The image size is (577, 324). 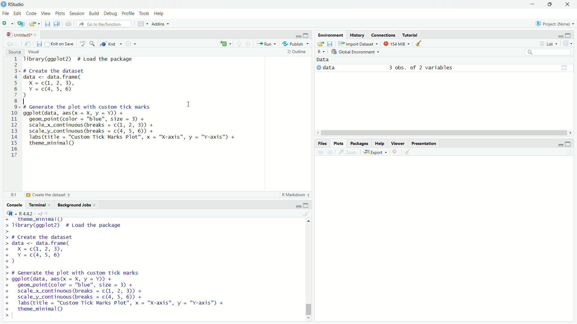 I want to click on history, so click(x=356, y=34).